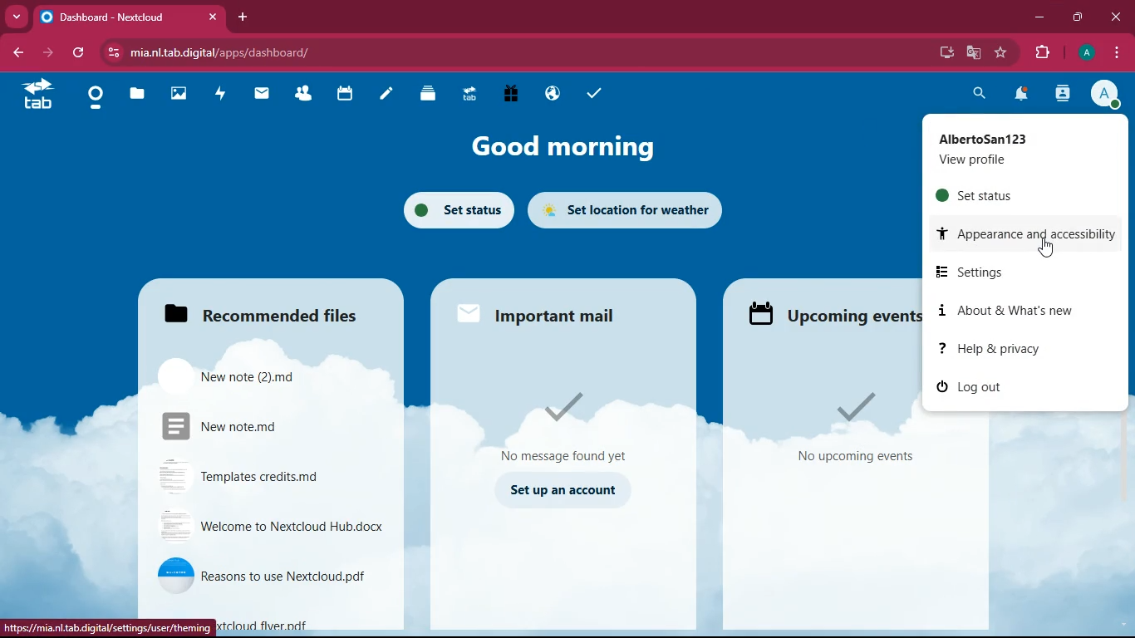 This screenshot has width=1135, height=638. I want to click on url, so click(248, 52).